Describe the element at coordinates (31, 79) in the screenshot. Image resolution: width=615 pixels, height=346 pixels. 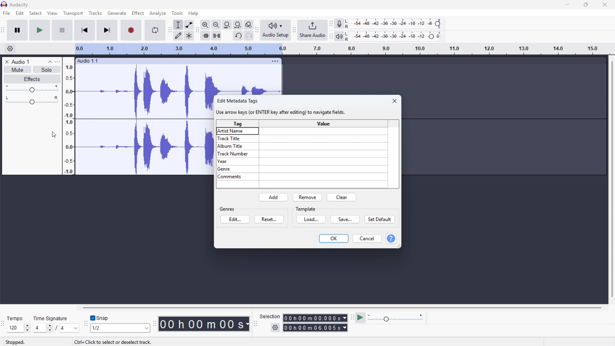
I see `effect` at that location.